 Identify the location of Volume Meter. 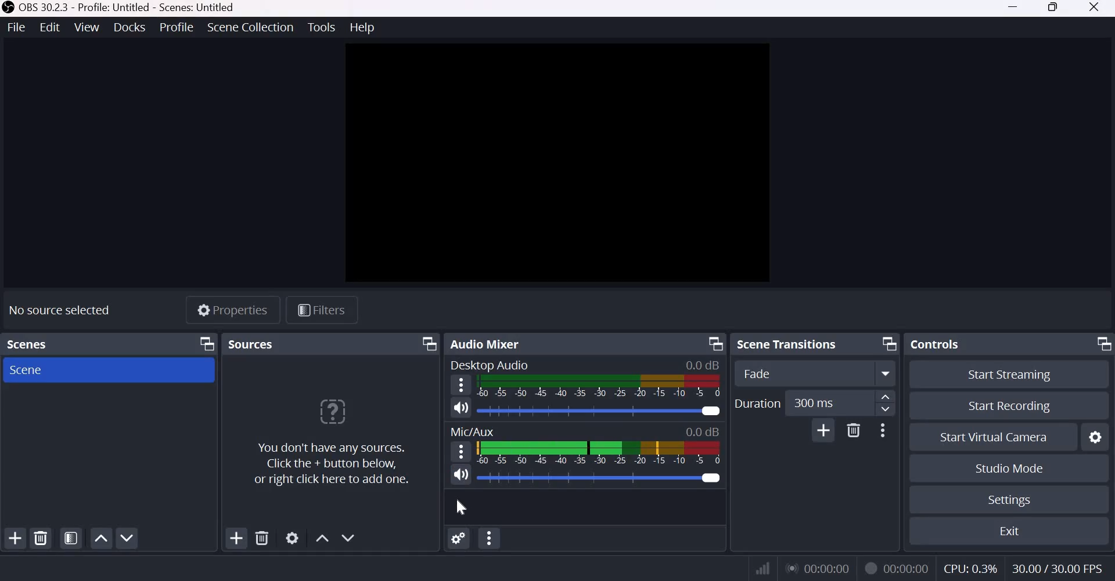
(598, 386).